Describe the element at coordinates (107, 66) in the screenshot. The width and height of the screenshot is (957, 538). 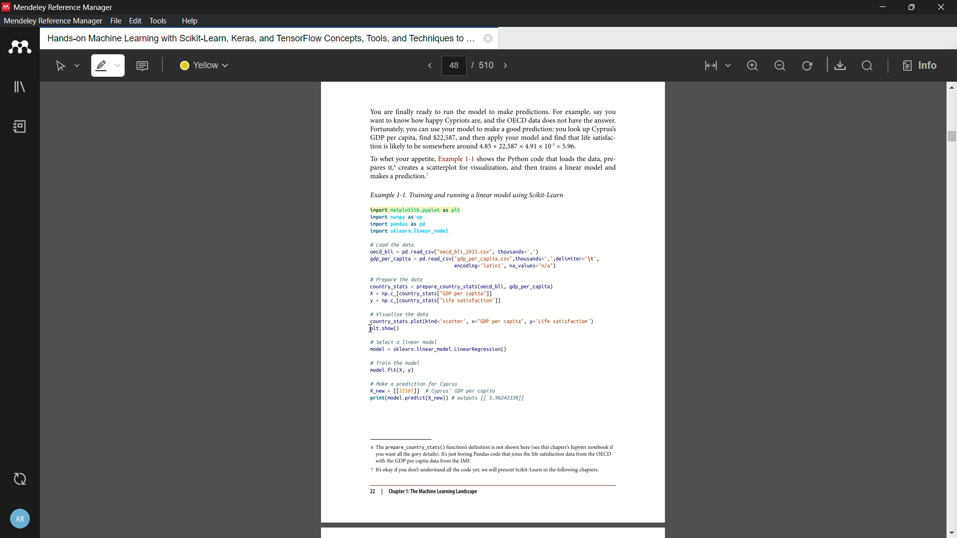
I see `highlight text is selected` at that location.